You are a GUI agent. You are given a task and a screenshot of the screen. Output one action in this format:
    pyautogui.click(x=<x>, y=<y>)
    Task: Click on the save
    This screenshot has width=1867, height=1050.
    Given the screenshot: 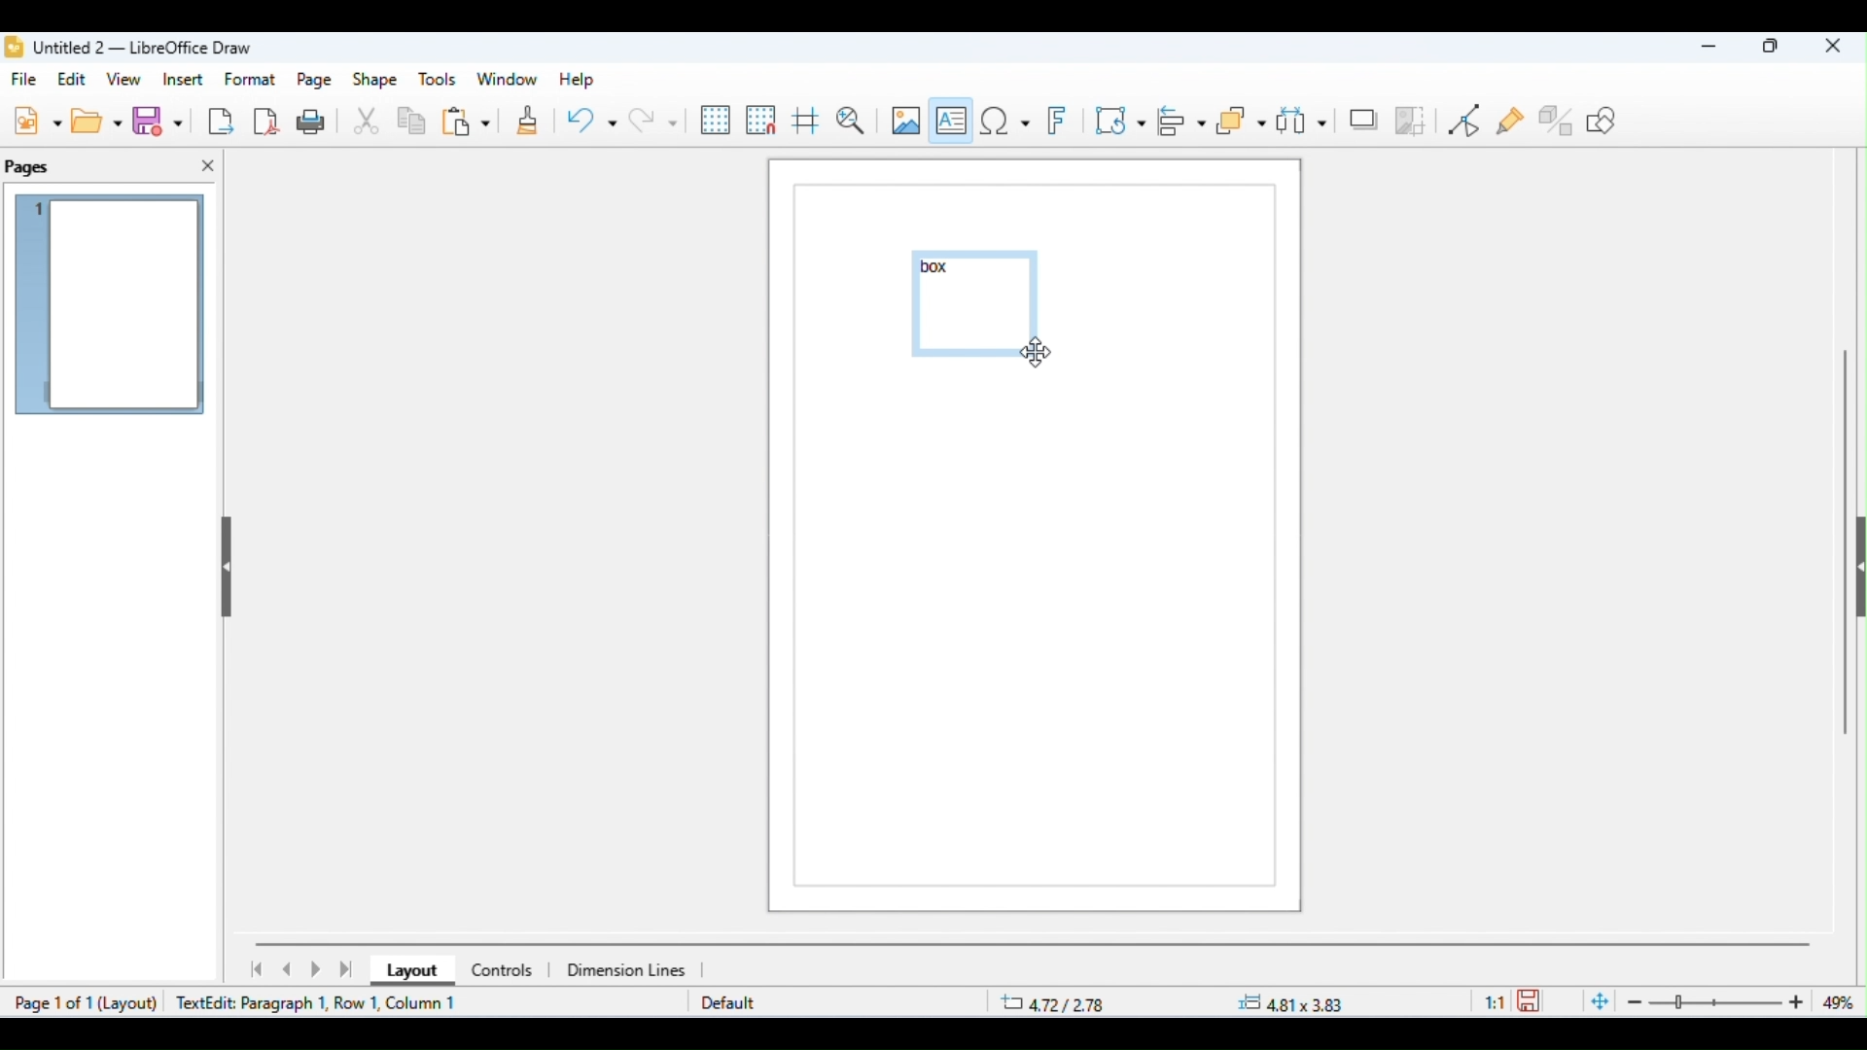 What is the action you would take?
    pyautogui.click(x=161, y=122)
    